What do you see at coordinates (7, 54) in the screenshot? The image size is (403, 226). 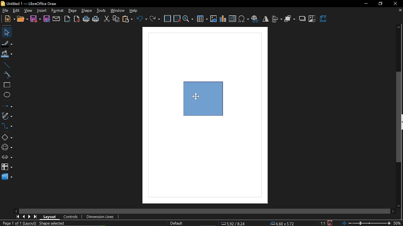 I see `fill color` at bounding box center [7, 54].